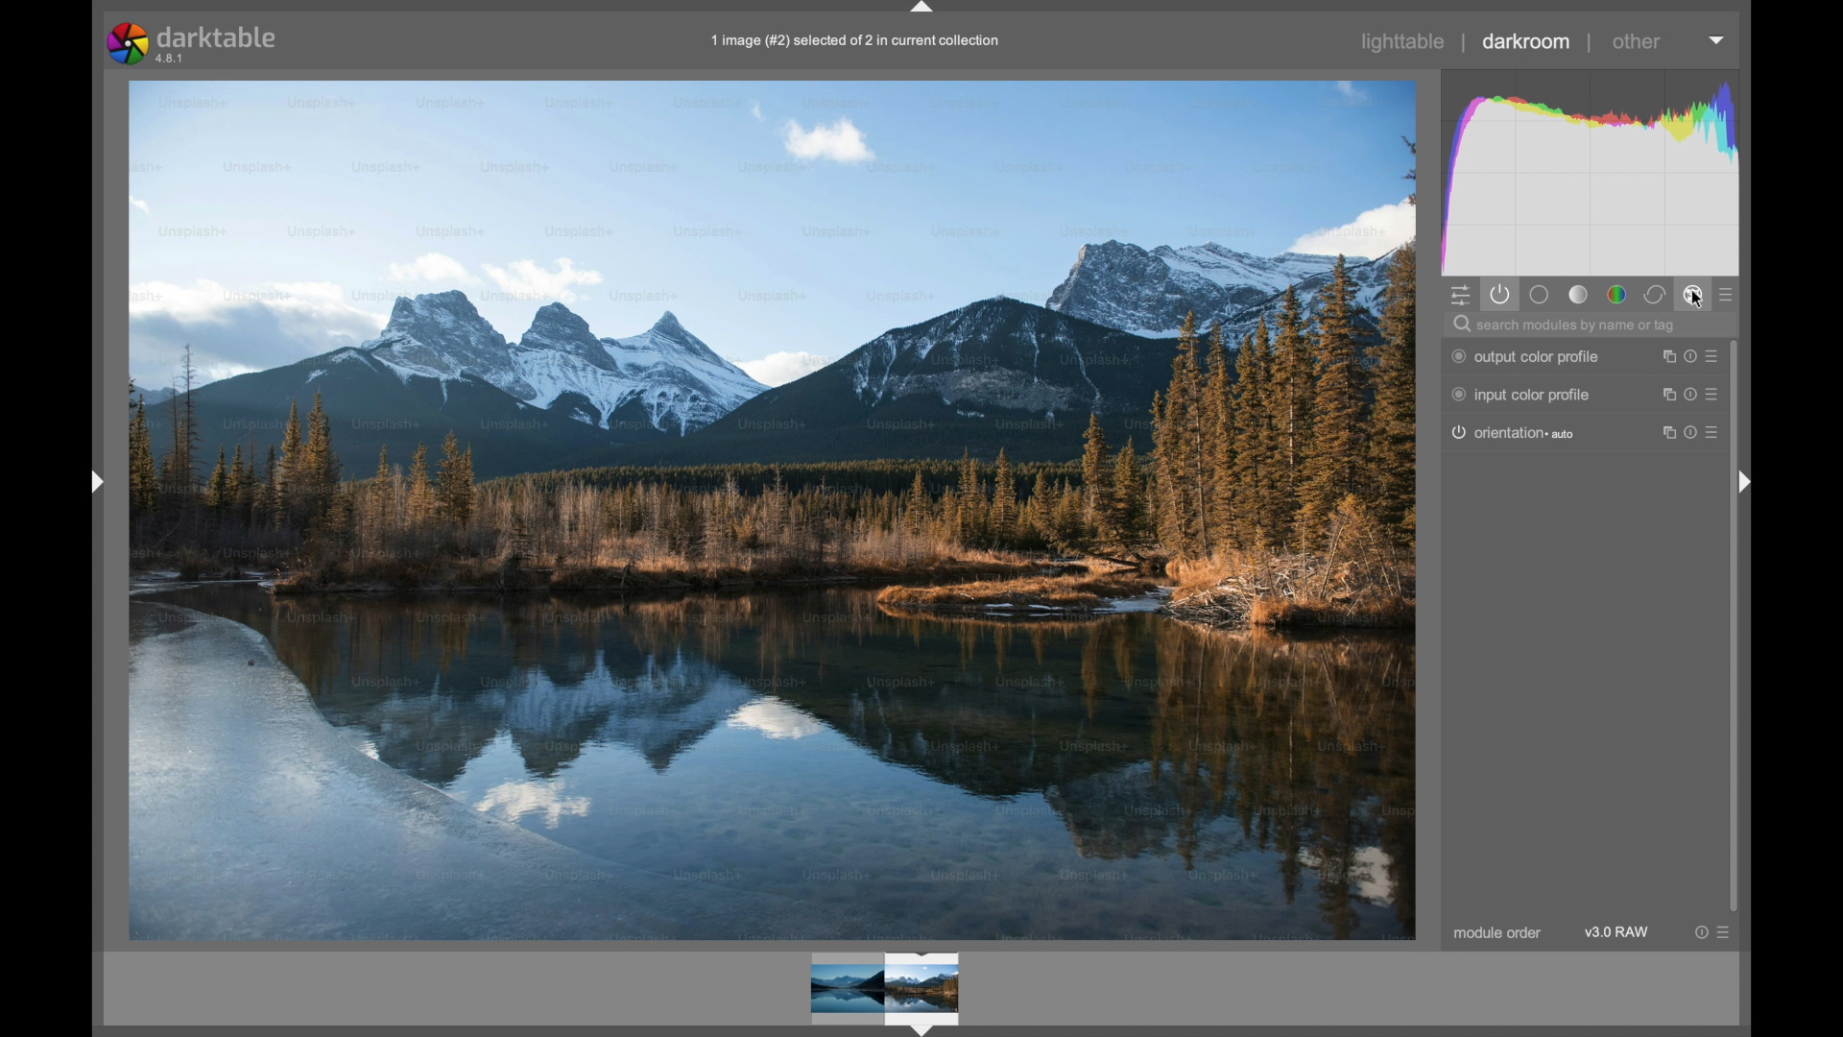 The width and height of the screenshot is (1843, 1037). What do you see at coordinates (1695, 300) in the screenshot?
I see `cursor` at bounding box center [1695, 300].